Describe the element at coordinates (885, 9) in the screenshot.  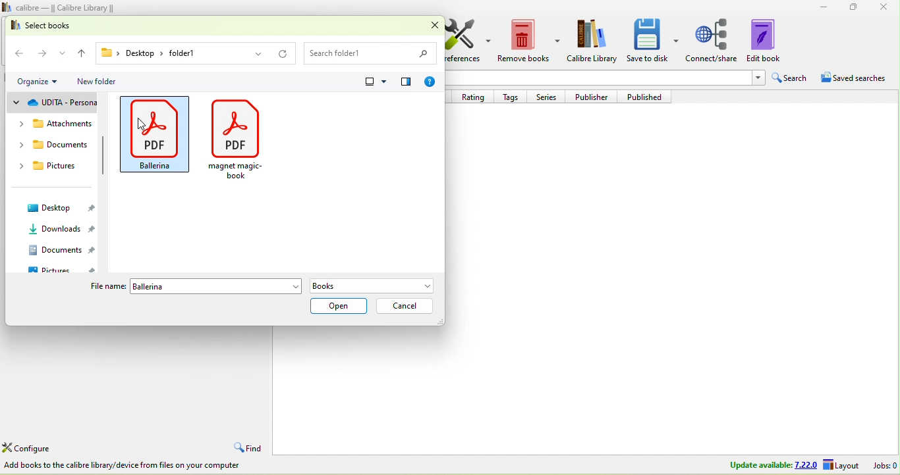
I see `close` at that location.